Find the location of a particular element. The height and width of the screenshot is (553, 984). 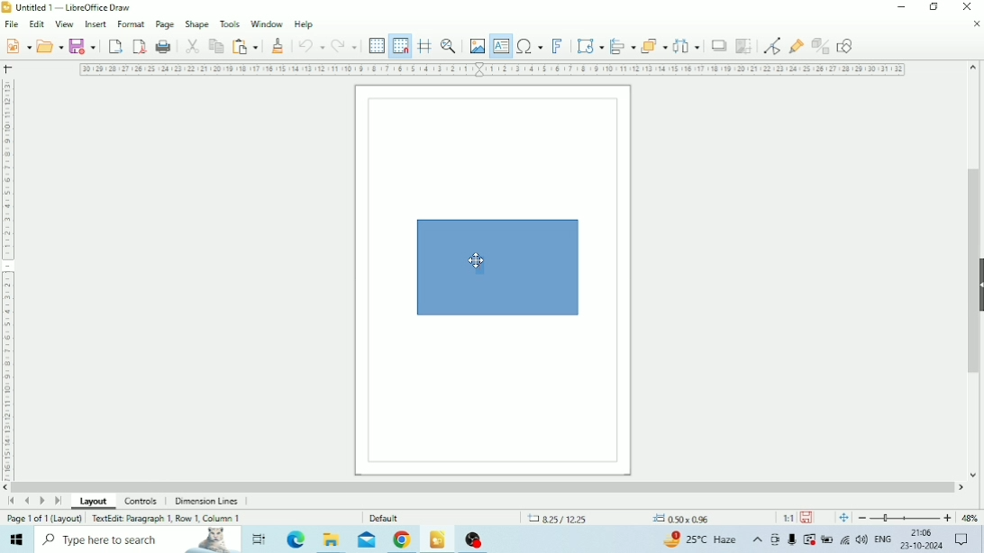

Save is located at coordinates (83, 47).